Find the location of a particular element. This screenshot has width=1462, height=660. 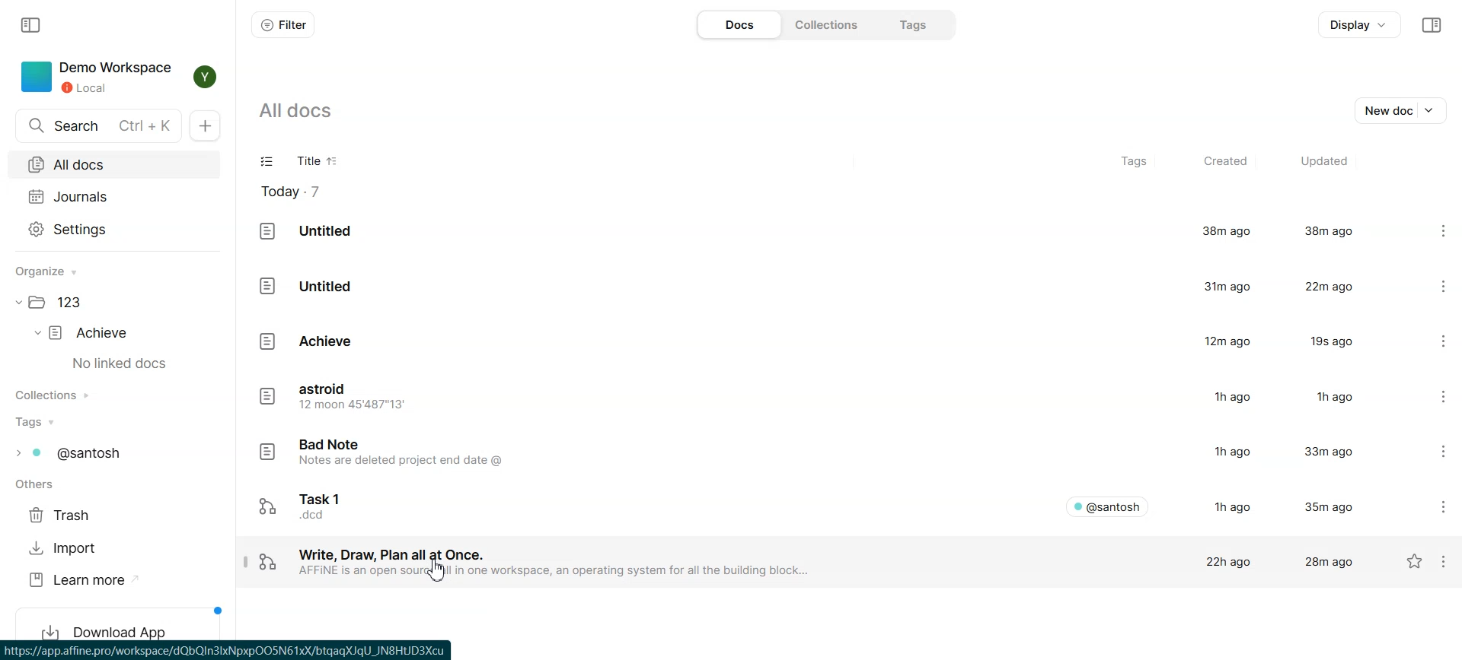

Settings is located at coordinates (1432, 398).